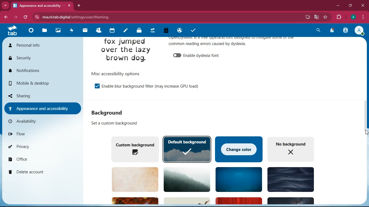 Image resolution: width=369 pixels, height=207 pixels. Describe the element at coordinates (291, 150) in the screenshot. I see `no` at that location.